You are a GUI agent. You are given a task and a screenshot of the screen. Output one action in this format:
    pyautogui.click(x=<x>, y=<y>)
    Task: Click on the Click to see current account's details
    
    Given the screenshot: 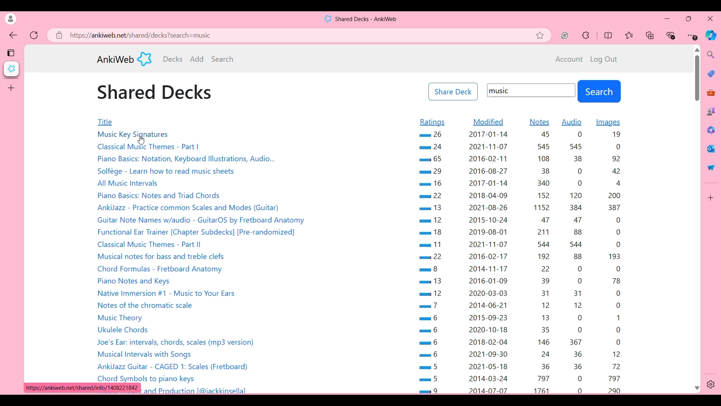 What is the action you would take?
    pyautogui.click(x=11, y=19)
    